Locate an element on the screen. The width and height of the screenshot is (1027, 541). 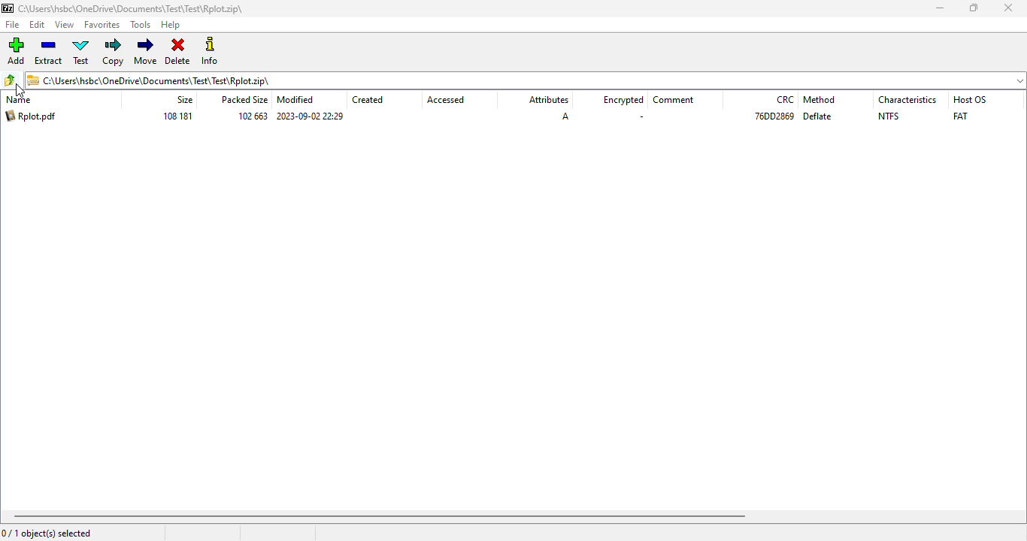
packed size is located at coordinates (244, 100).